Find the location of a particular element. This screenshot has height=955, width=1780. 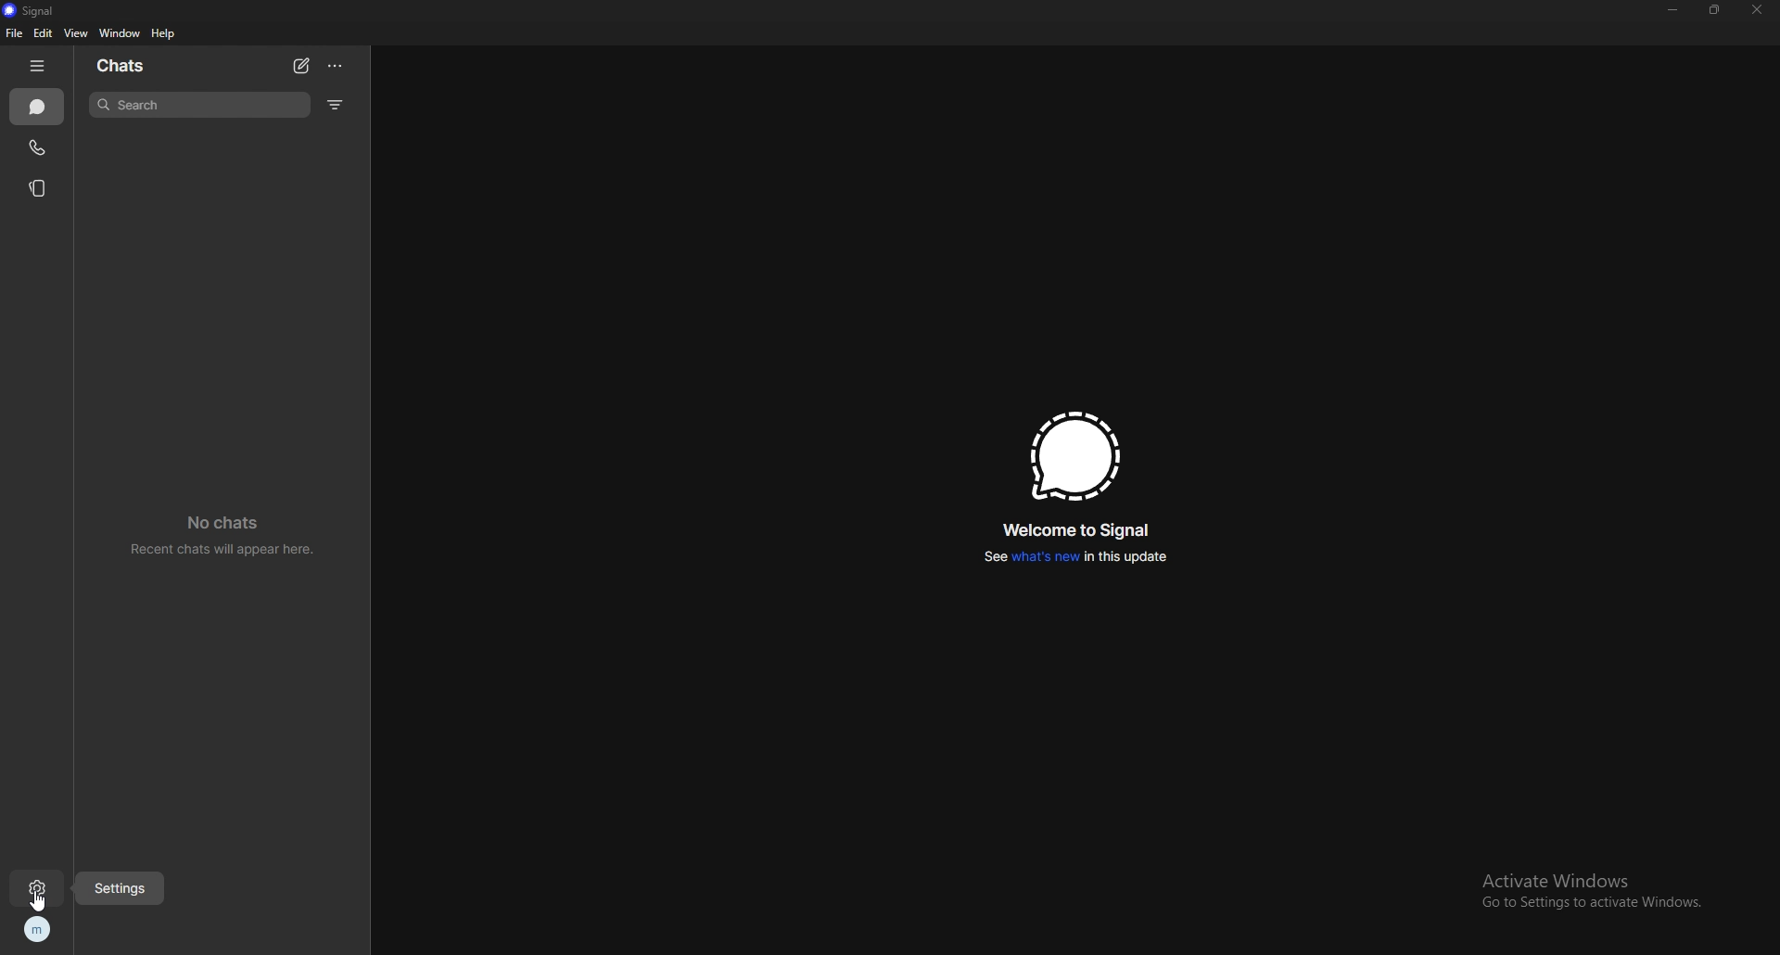

signal is located at coordinates (1074, 456).